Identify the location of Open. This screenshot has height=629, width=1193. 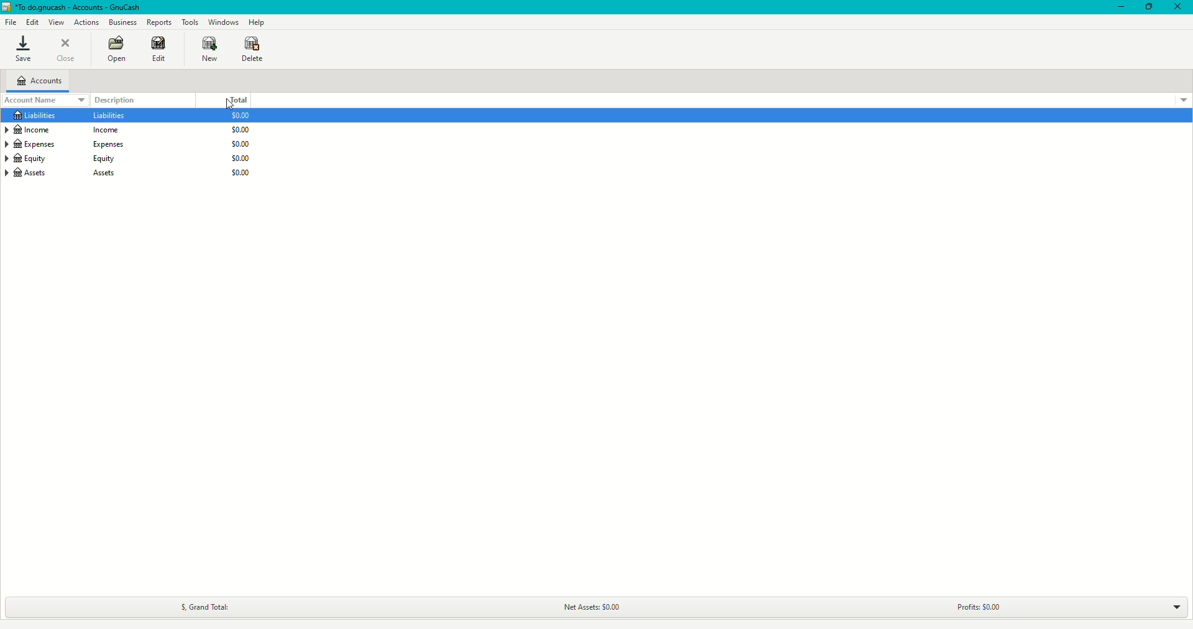
(116, 50).